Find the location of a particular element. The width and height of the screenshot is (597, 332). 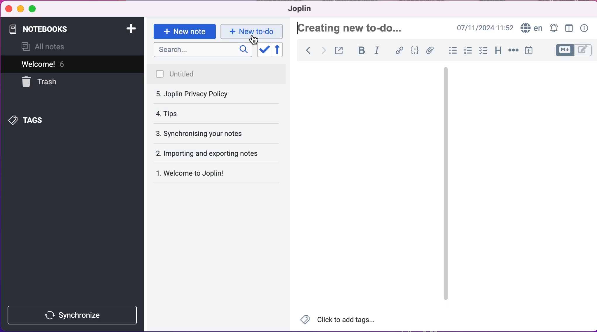

maximize is located at coordinates (35, 10).